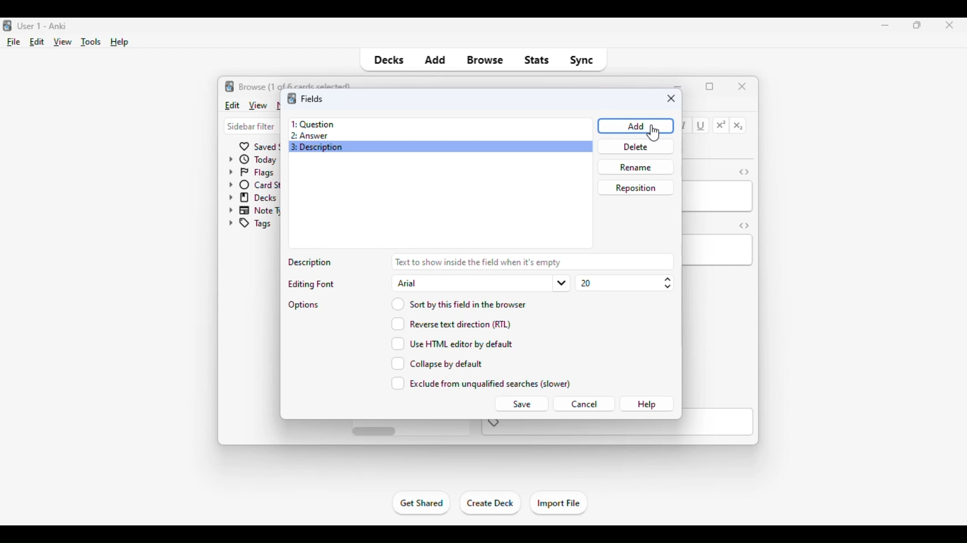  What do you see at coordinates (435, 60) in the screenshot?
I see `add` at bounding box center [435, 60].